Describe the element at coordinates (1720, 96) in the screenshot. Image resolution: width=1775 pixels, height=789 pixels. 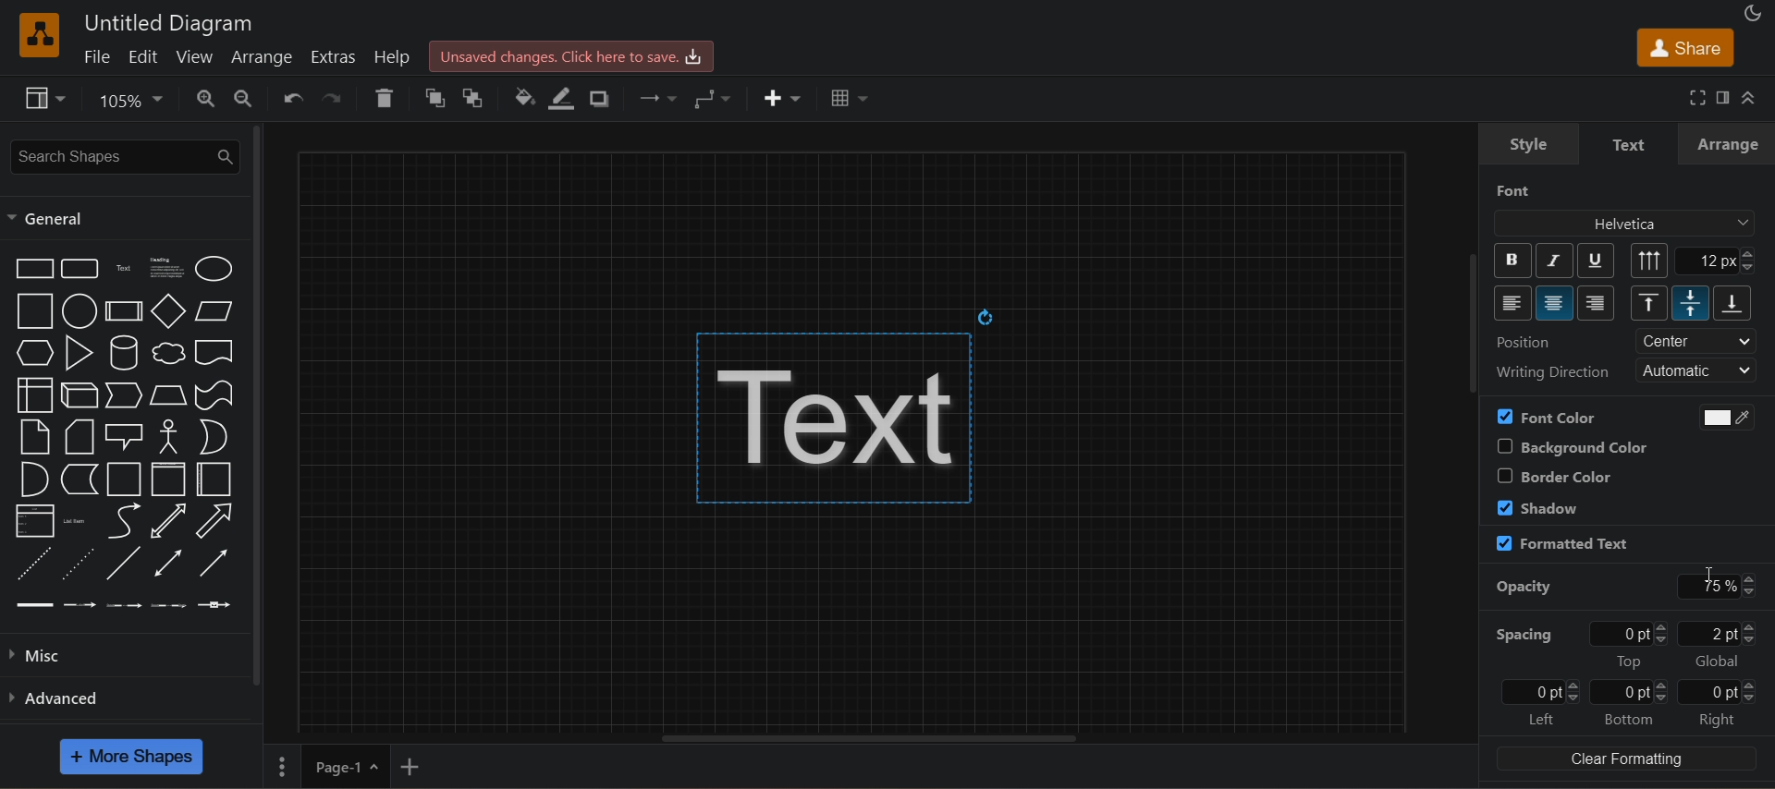
I see `format` at that location.